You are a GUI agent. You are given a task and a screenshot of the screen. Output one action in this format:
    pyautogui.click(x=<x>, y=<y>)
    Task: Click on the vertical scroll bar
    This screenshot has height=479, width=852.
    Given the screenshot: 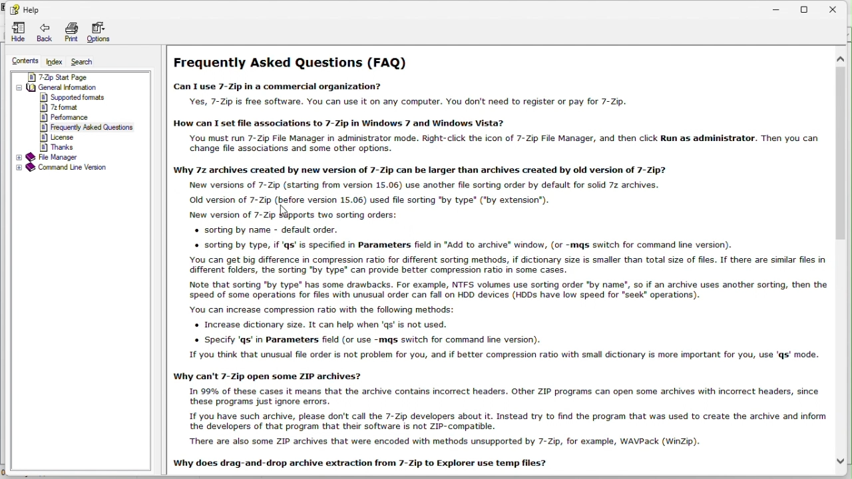 What is the action you would take?
    pyautogui.click(x=843, y=149)
    